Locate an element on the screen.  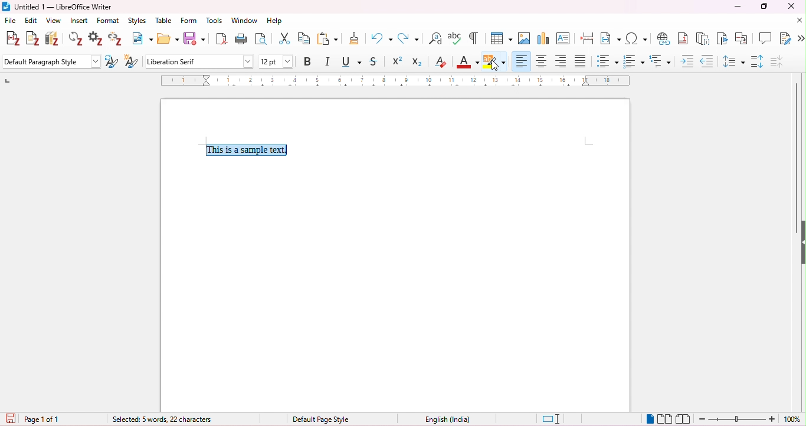
insert table is located at coordinates (500, 38).